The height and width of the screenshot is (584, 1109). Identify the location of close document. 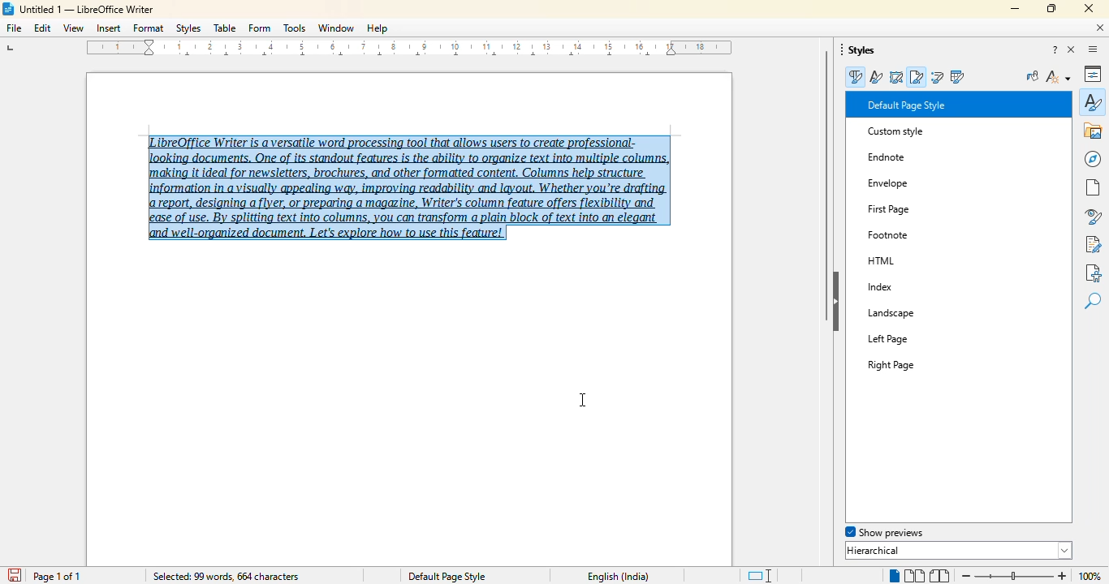
(1101, 28).